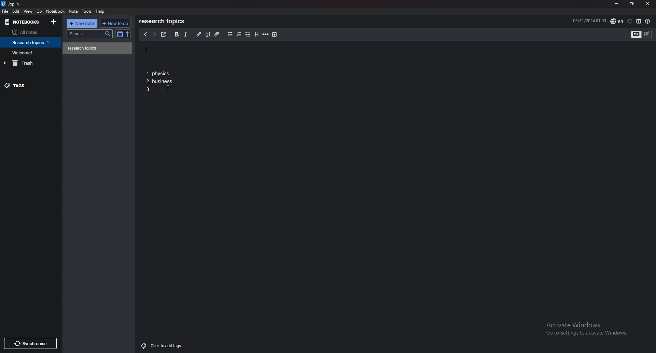 The image size is (656, 353). What do you see at coordinates (172, 90) in the screenshot?
I see `cursor` at bounding box center [172, 90].